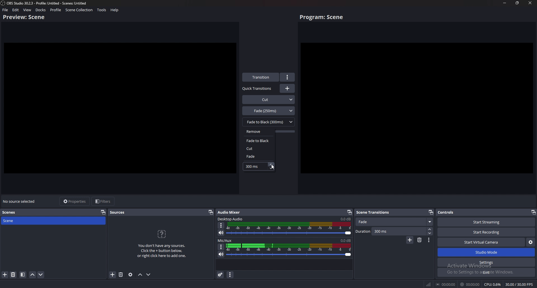 Image resolution: width=537 pixels, height=288 pixels. What do you see at coordinates (519, 284) in the screenshot?
I see `30.00 / 30.00 FPS` at bounding box center [519, 284].